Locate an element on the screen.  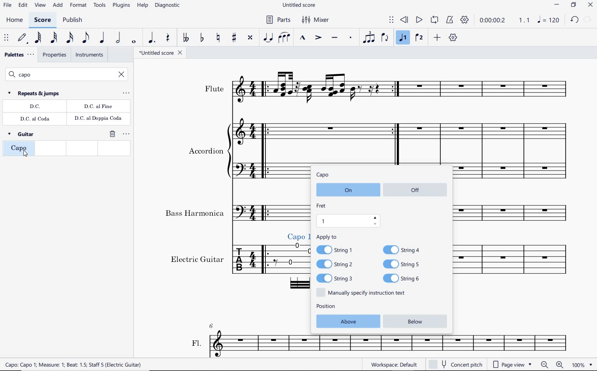
restore down is located at coordinates (573, 5).